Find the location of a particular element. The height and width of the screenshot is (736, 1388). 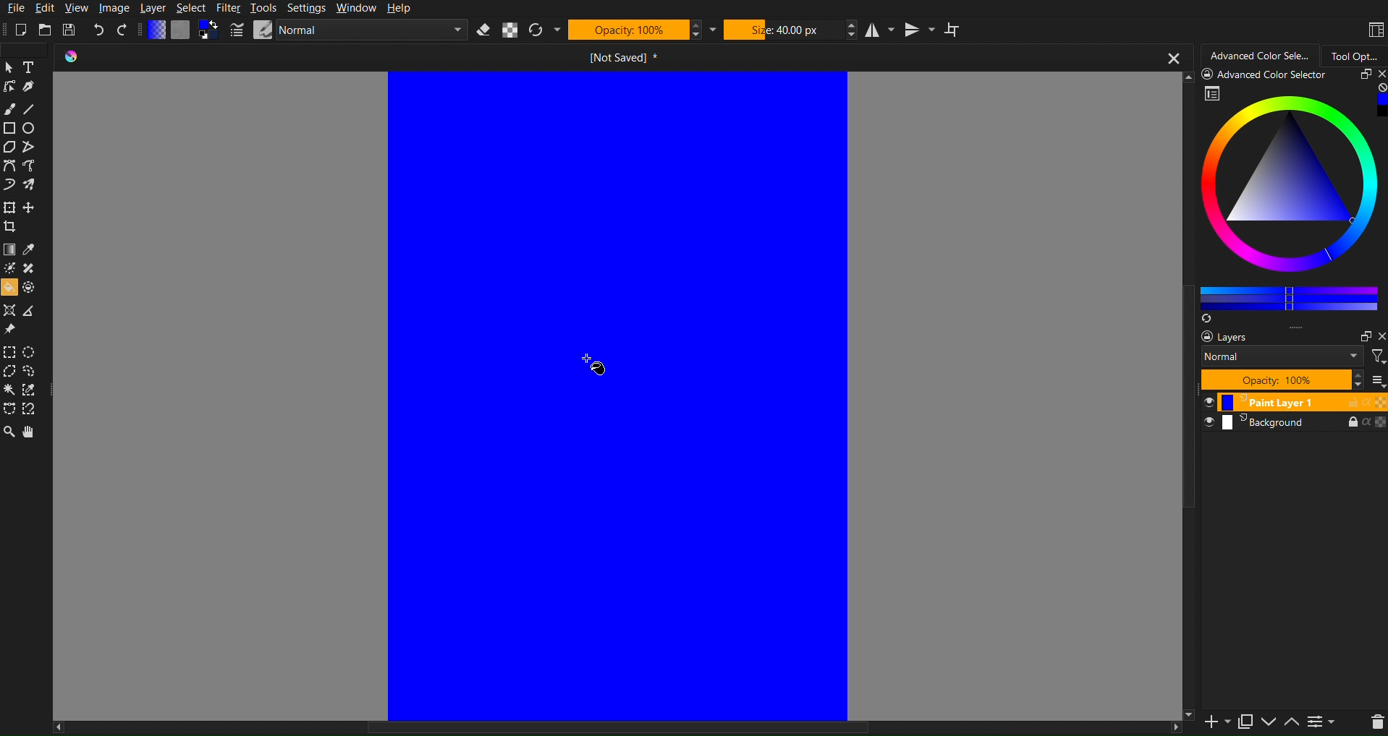

sync is located at coordinates (1209, 317).